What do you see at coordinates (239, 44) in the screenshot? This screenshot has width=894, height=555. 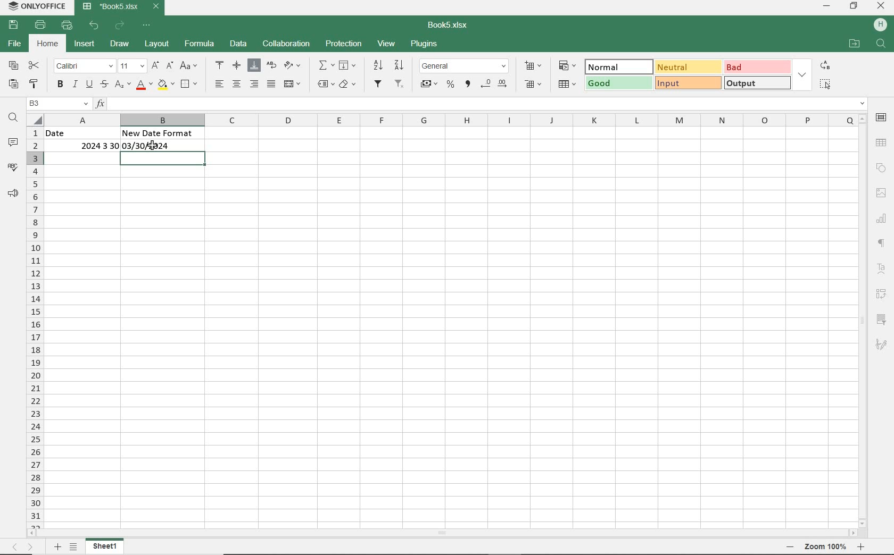 I see `DATA` at bounding box center [239, 44].